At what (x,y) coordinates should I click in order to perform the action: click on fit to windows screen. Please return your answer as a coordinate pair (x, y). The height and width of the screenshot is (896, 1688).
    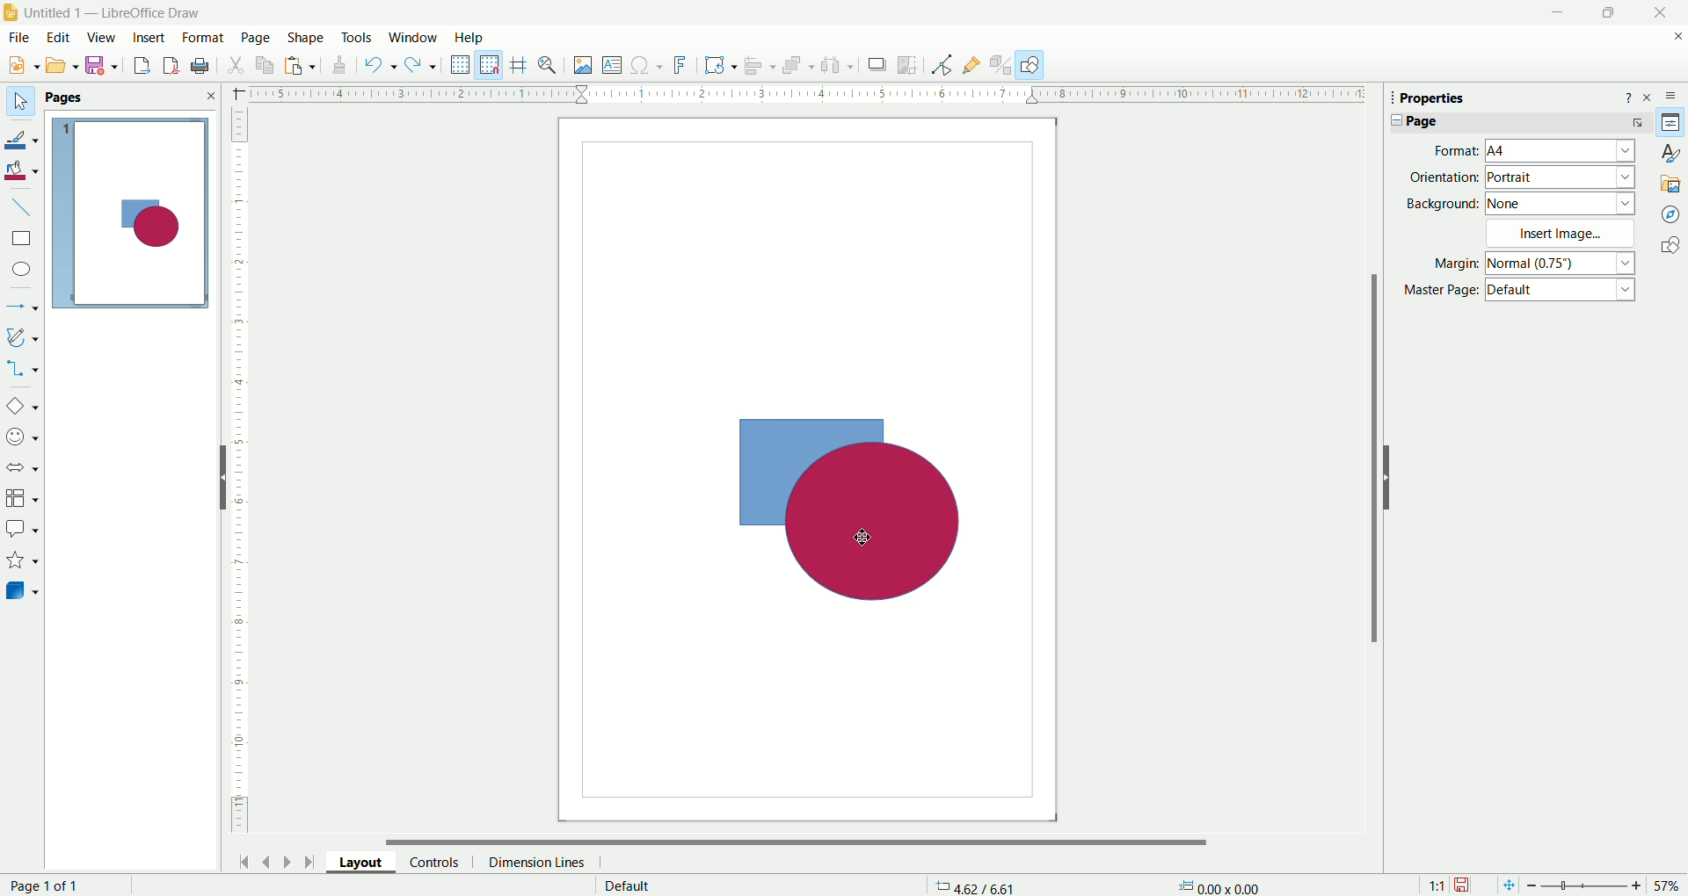
    Looking at the image, I should click on (1504, 884).